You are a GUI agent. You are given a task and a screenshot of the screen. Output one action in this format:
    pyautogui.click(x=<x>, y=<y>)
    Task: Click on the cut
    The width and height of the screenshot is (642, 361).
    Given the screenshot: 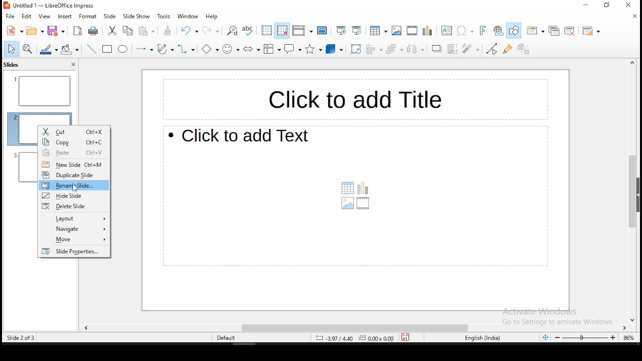 What is the action you would take?
    pyautogui.click(x=112, y=30)
    